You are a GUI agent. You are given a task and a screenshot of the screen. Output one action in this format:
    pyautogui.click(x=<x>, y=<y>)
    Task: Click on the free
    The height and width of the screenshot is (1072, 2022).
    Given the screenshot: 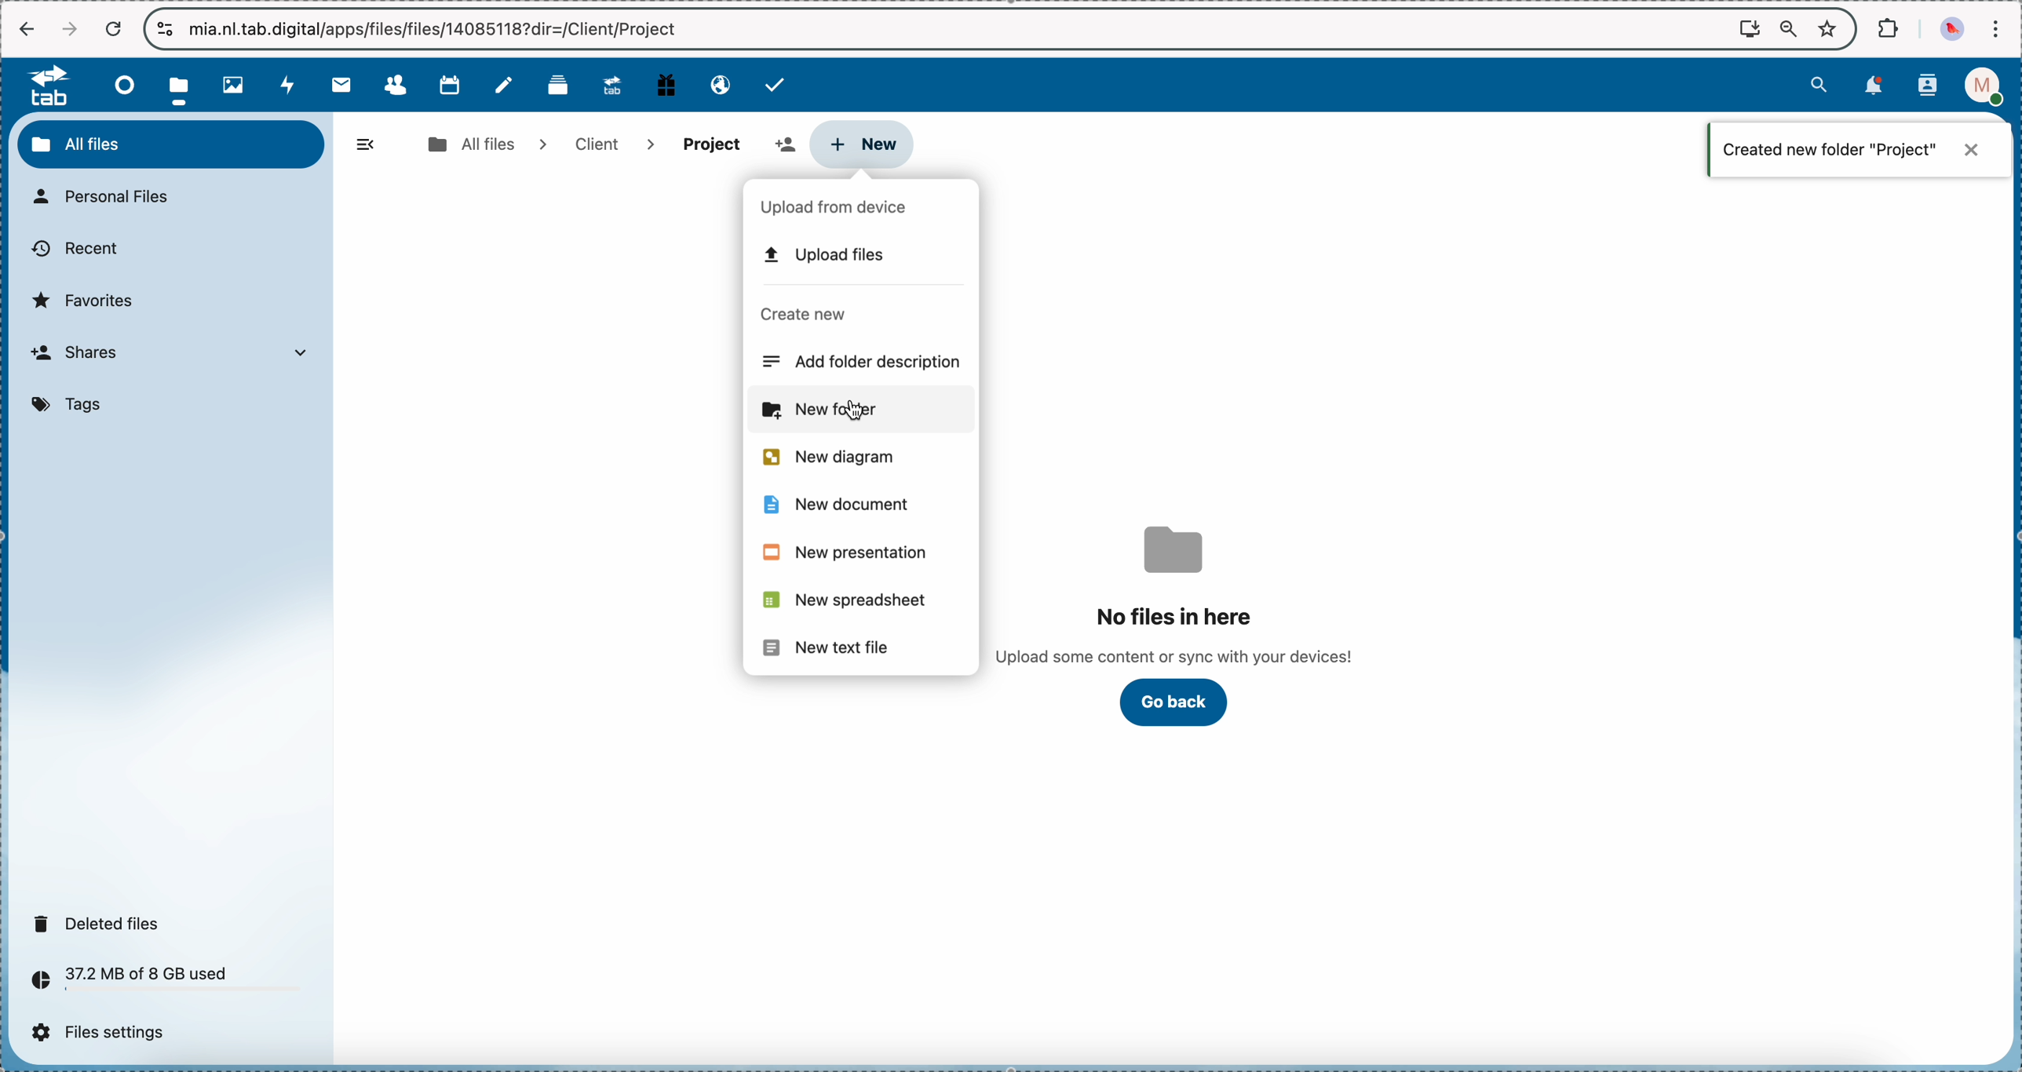 What is the action you would take?
    pyautogui.click(x=666, y=83)
    